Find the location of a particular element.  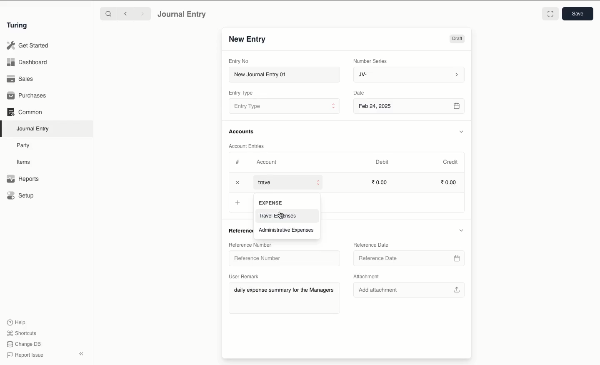

Forward is located at coordinates (143, 13).